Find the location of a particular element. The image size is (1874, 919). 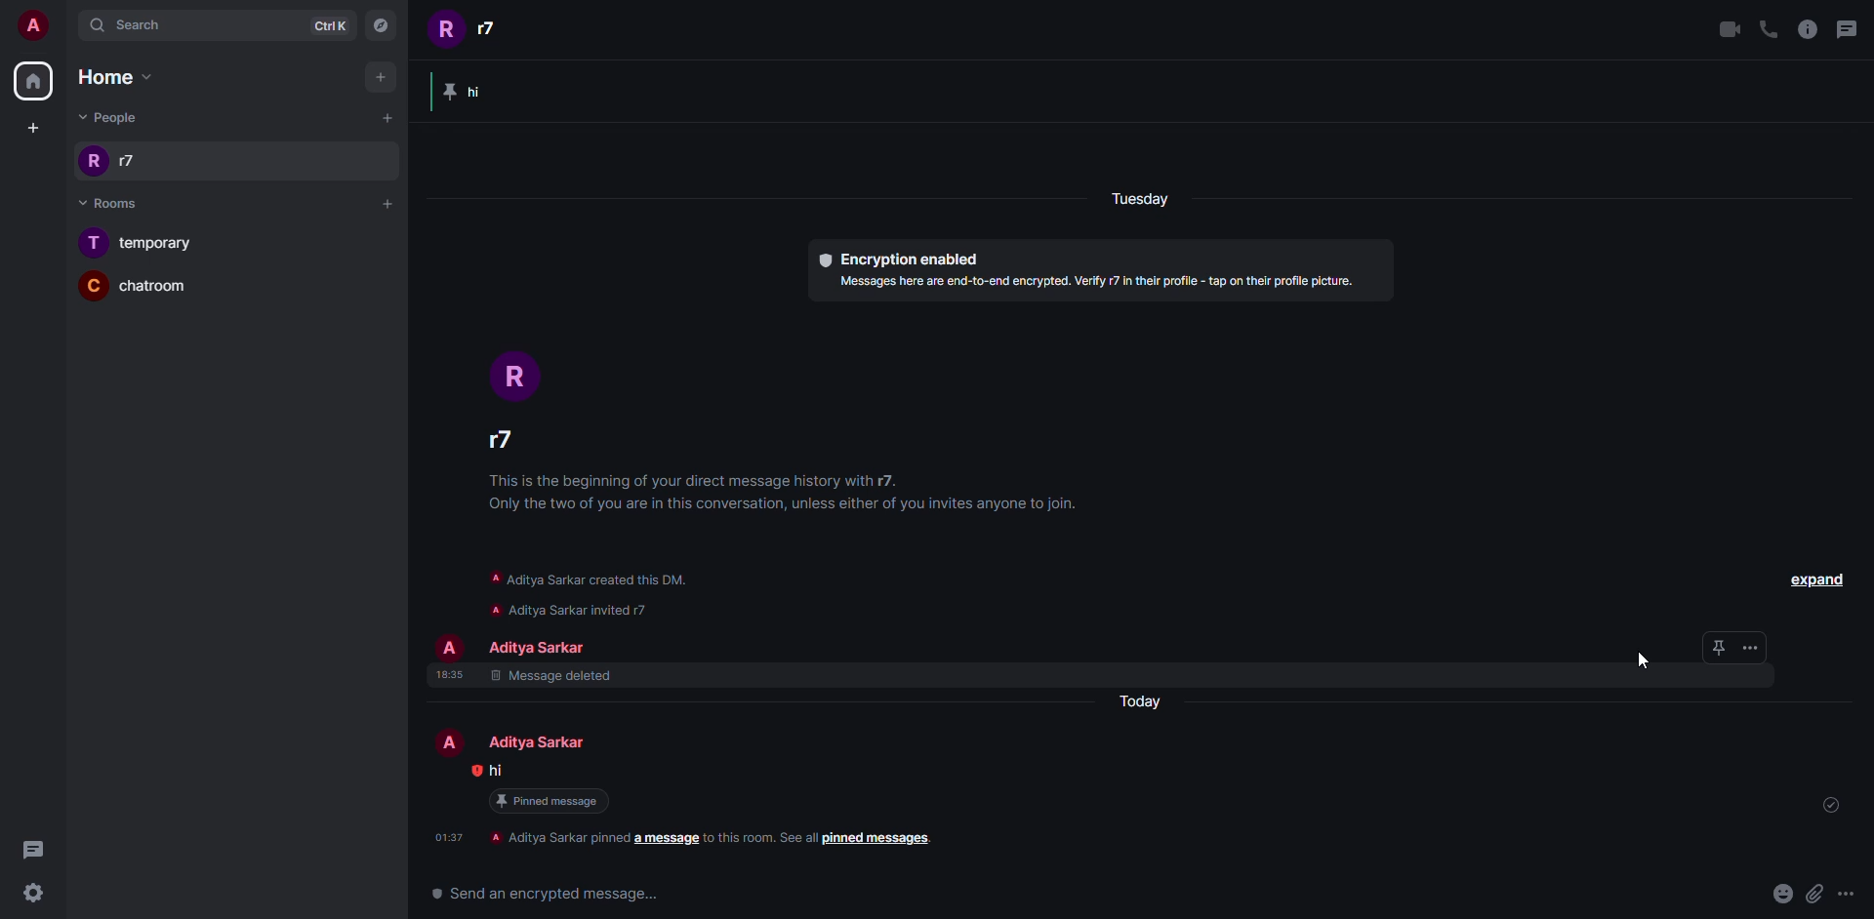

message pinned is located at coordinates (478, 91).